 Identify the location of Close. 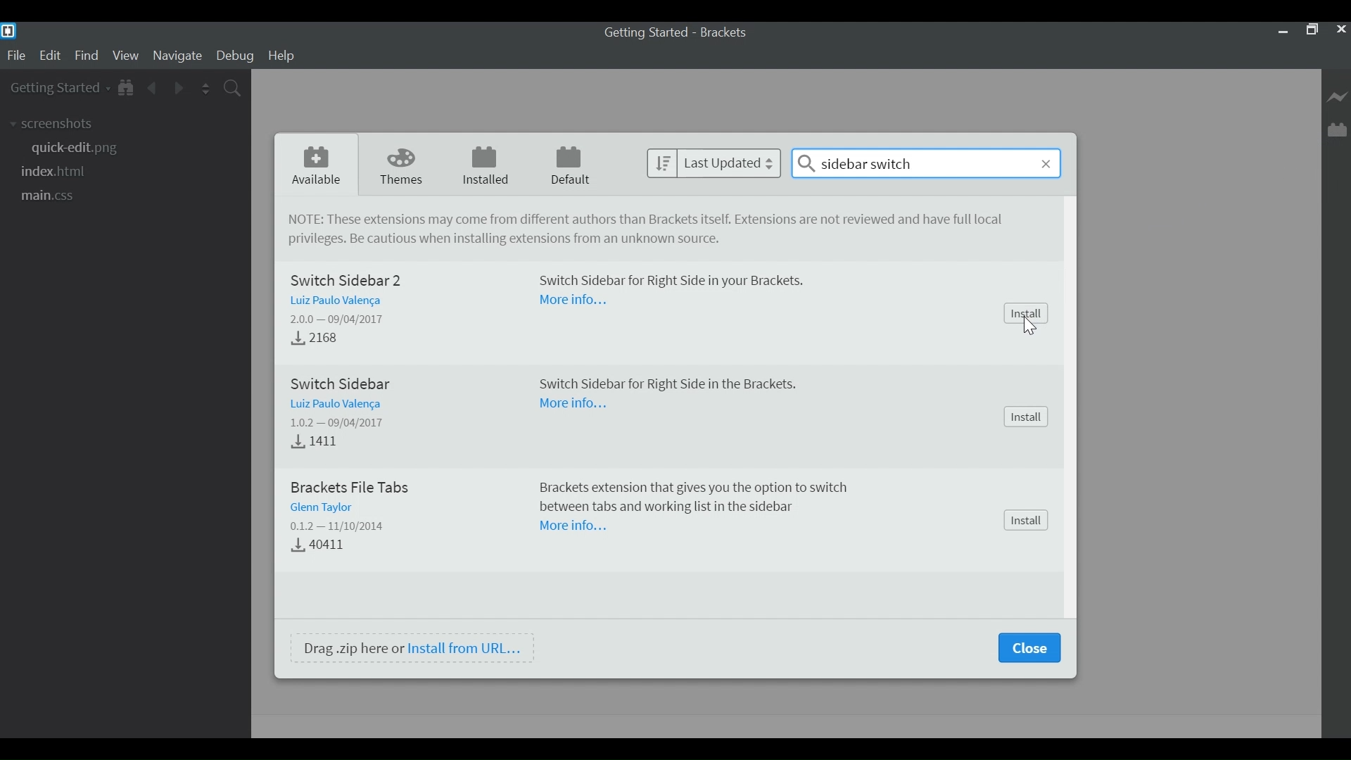
(1028, 648).